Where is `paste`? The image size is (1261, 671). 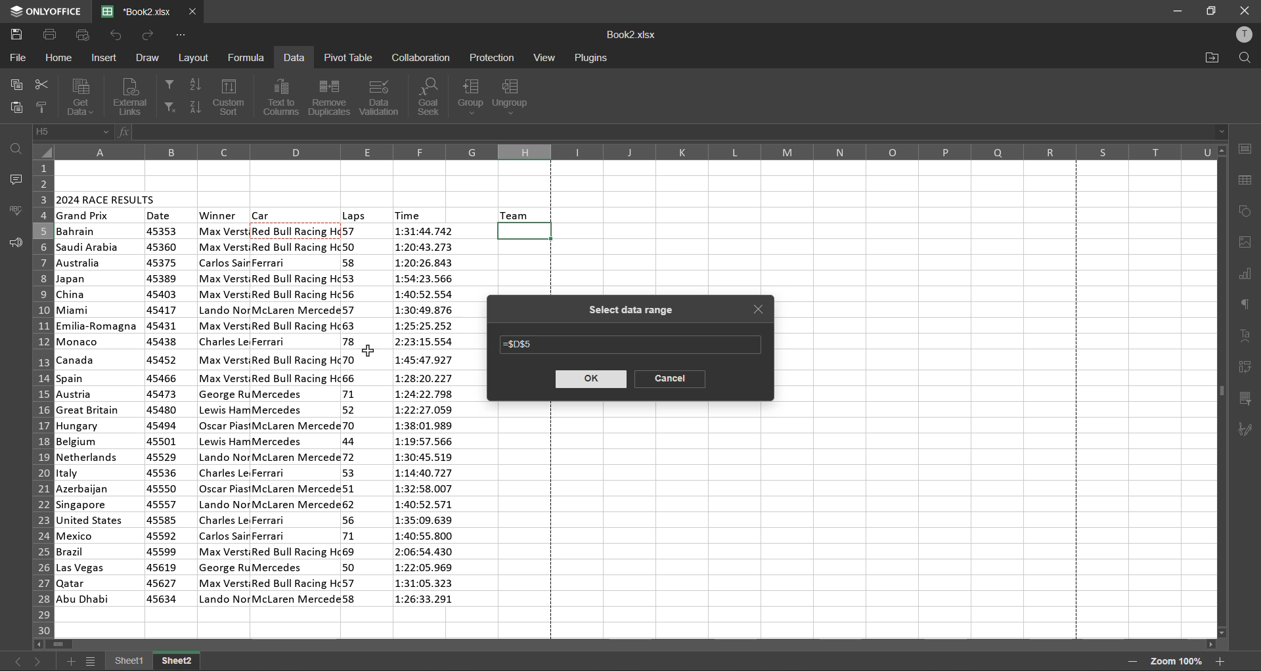 paste is located at coordinates (14, 109).